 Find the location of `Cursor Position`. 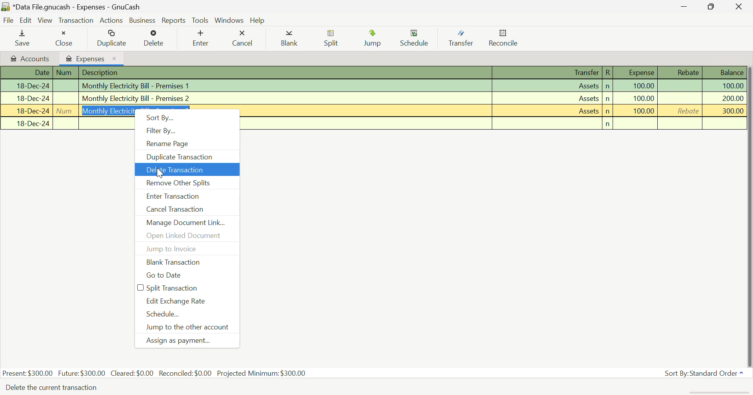

Cursor Position is located at coordinates (159, 172).